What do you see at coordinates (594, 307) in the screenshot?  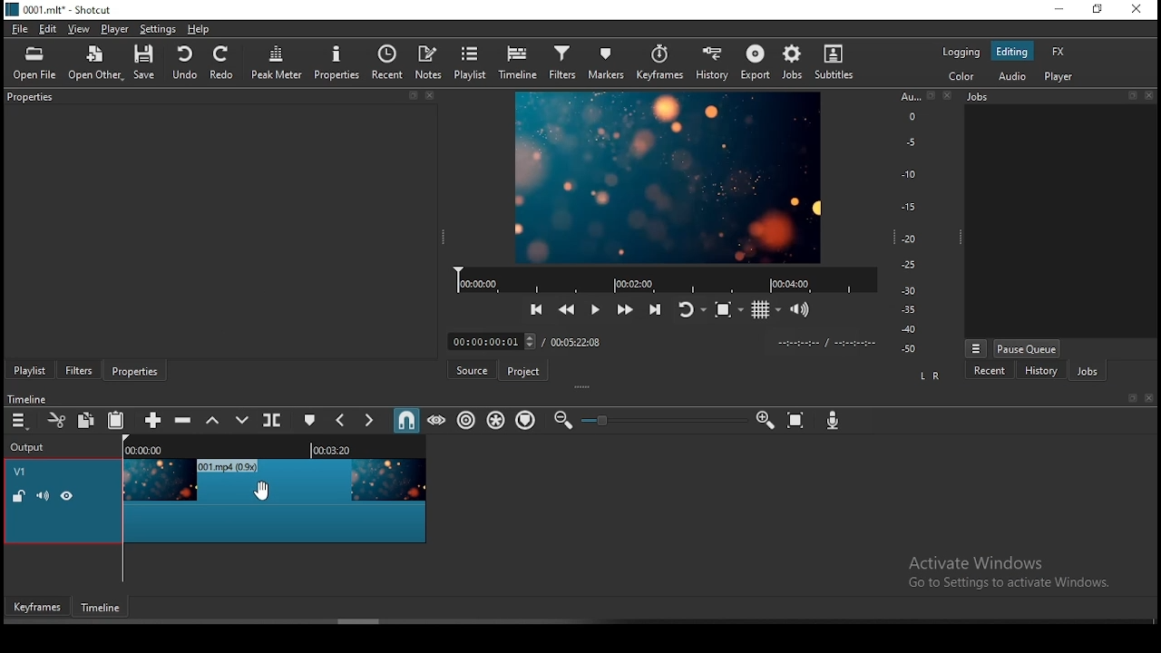 I see `` at bounding box center [594, 307].